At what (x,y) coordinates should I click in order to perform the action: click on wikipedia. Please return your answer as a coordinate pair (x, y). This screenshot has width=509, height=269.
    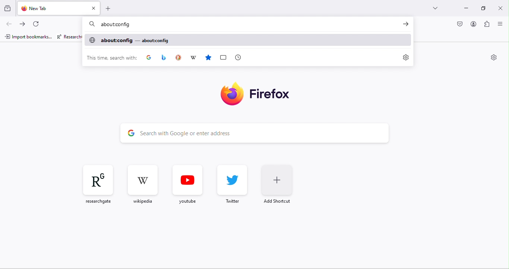
    Looking at the image, I should click on (195, 57).